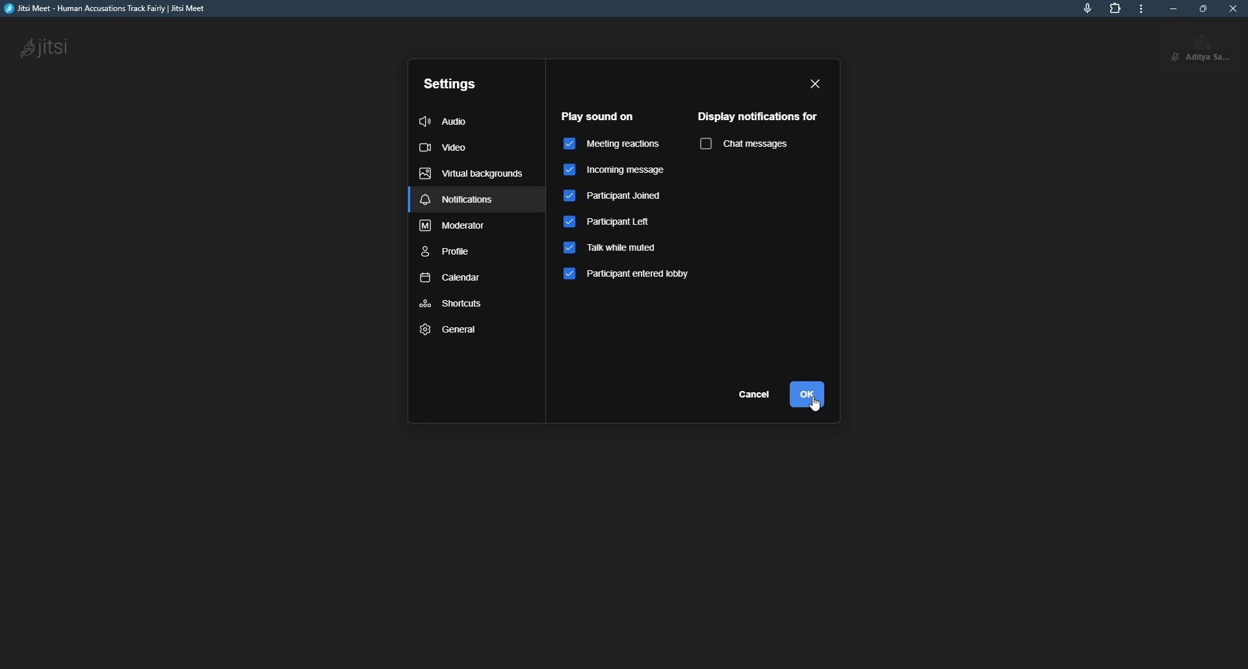 This screenshot has width=1248, height=669. I want to click on participant joined, so click(612, 196).